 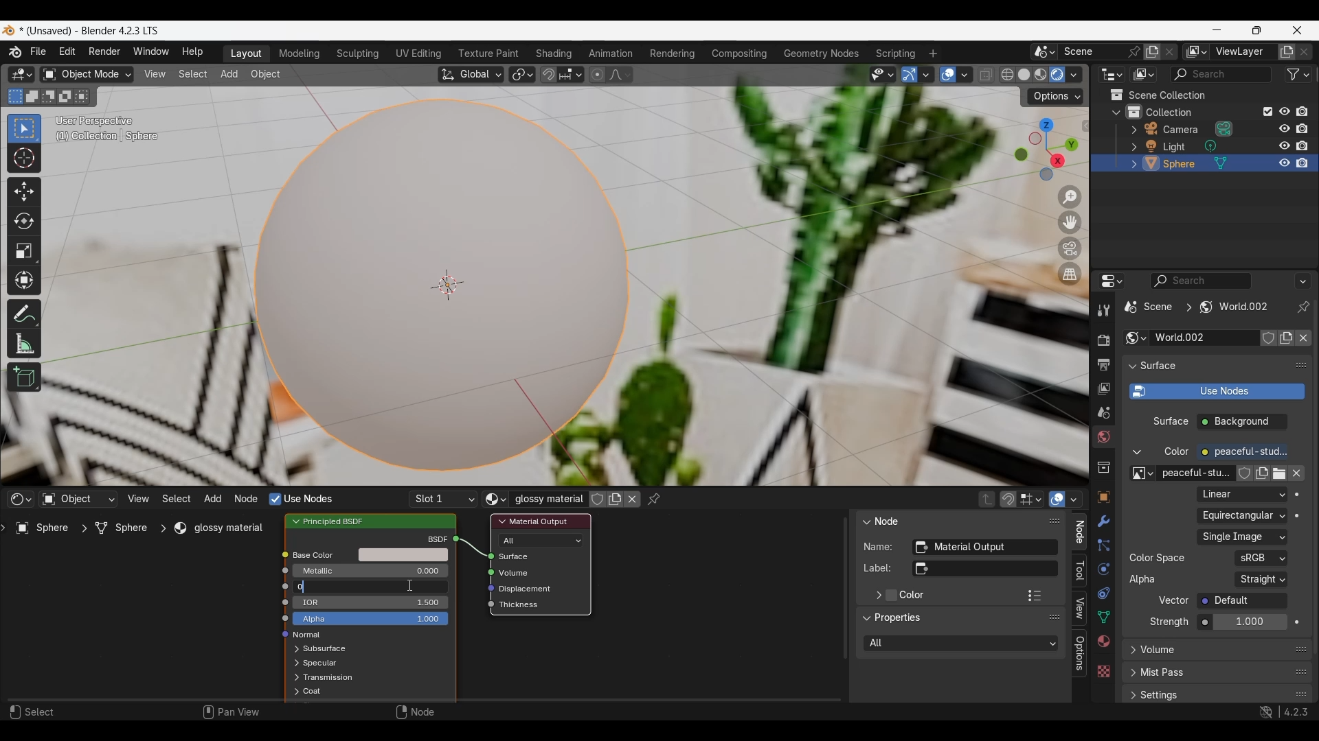 What do you see at coordinates (471, 75) in the screenshot?
I see `Transformation orientation: global` at bounding box center [471, 75].